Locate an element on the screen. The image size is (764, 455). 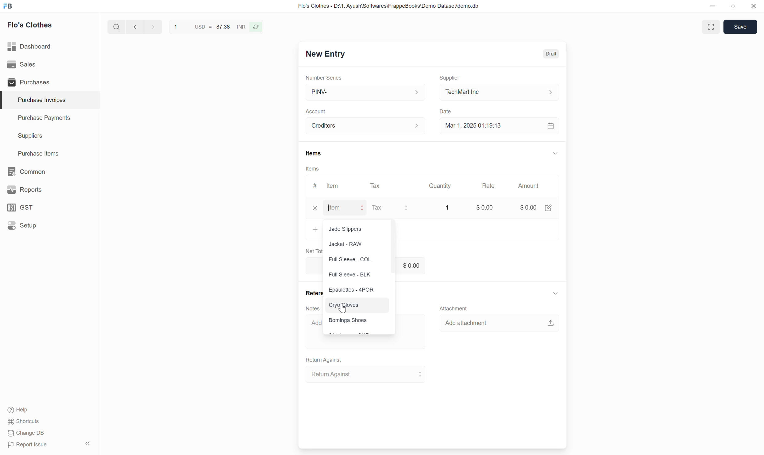
refresh is located at coordinates (255, 27).